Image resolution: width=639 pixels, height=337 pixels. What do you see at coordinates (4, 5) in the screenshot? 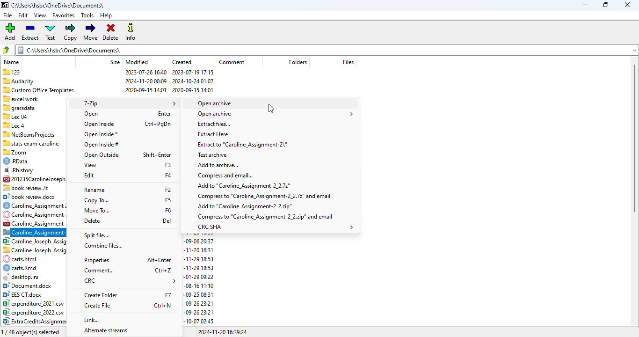
I see `logo` at bounding box center [4, 5].